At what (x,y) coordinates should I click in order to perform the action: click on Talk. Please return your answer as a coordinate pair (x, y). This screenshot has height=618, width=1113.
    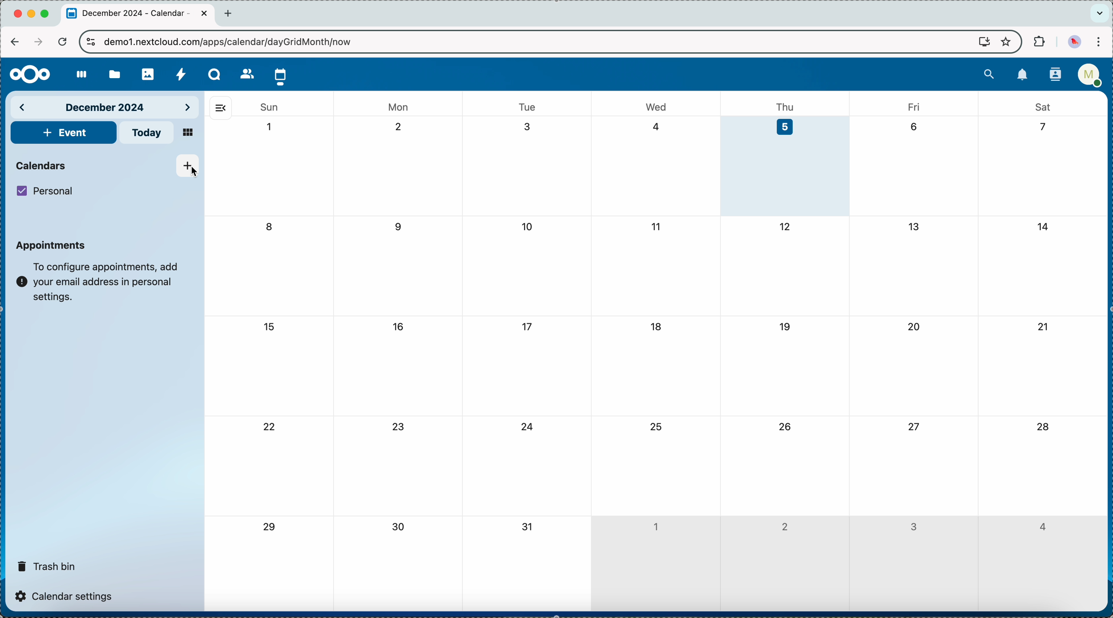
    Looking at the image, I should click on (215, 74).